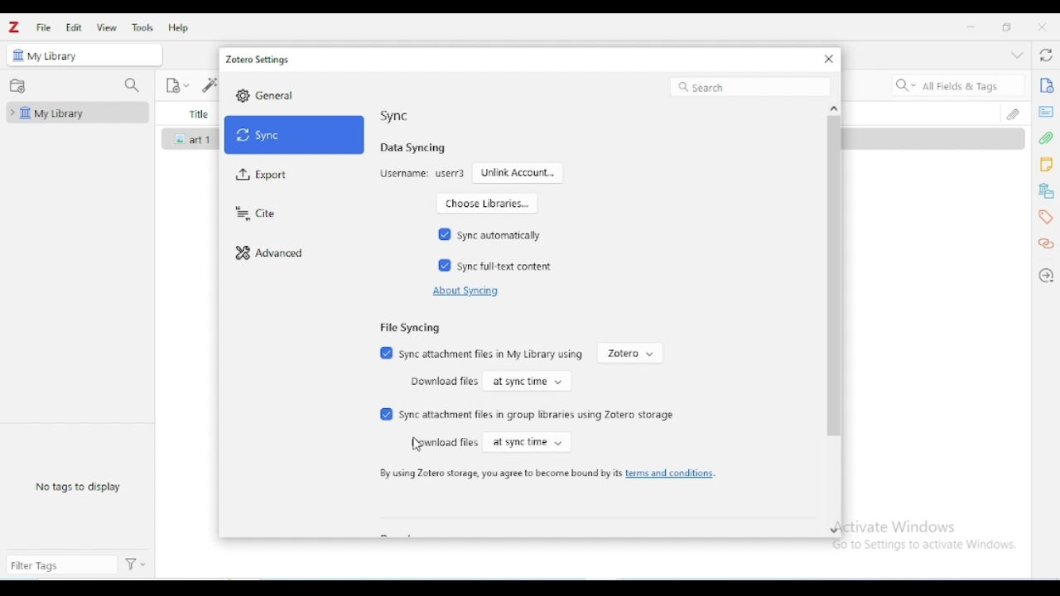 Image resolution: width=1060 pixels, height=596 pixels. I want to click on new collection, so click(17, 86).